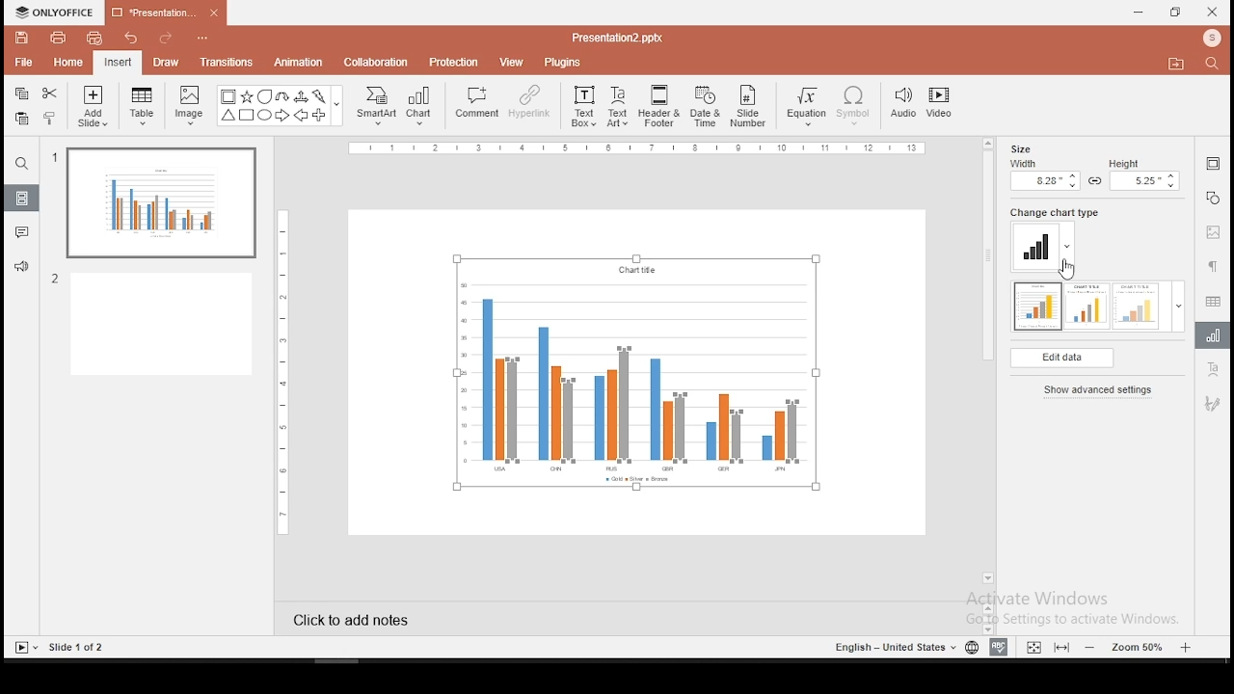  What do you see at coordinates (377, 63) in the screenshot?
I see `collaboration` at bounding box center [377, 63].